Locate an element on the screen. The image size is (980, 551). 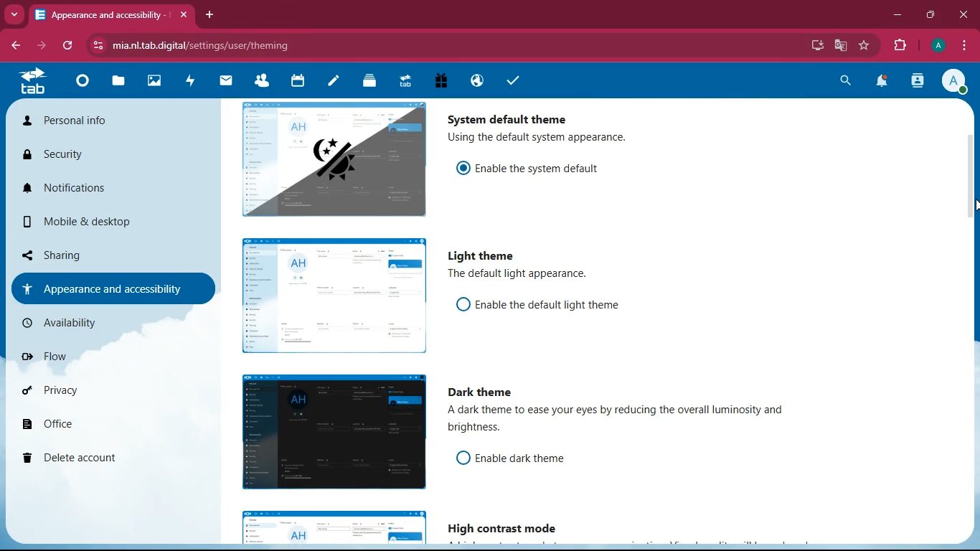
notifications is located at coordinates (883, 83).